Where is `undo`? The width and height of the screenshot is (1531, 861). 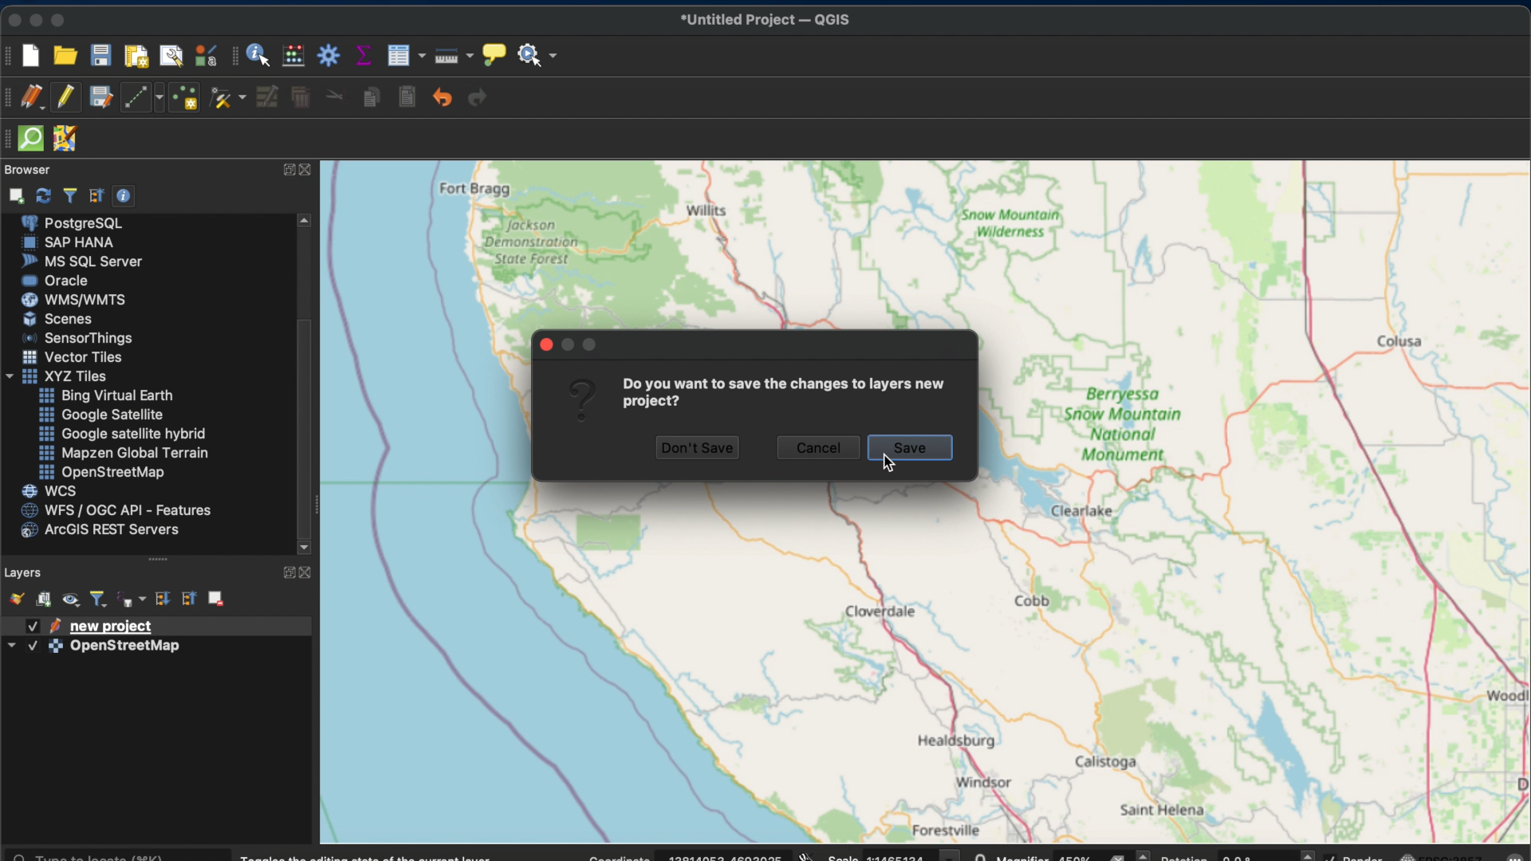
undo is located at coordinates (443, 97).